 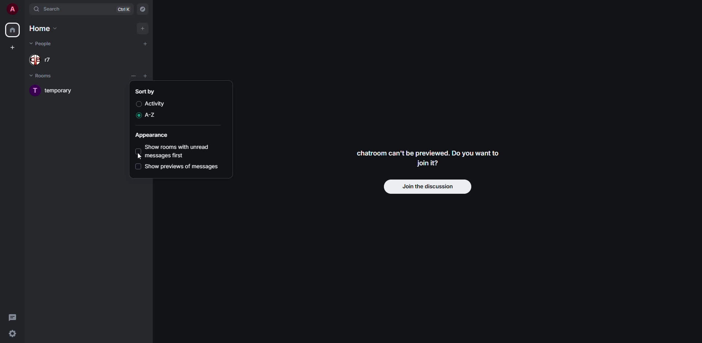 I want to click on home, so click(x=45, y=28).